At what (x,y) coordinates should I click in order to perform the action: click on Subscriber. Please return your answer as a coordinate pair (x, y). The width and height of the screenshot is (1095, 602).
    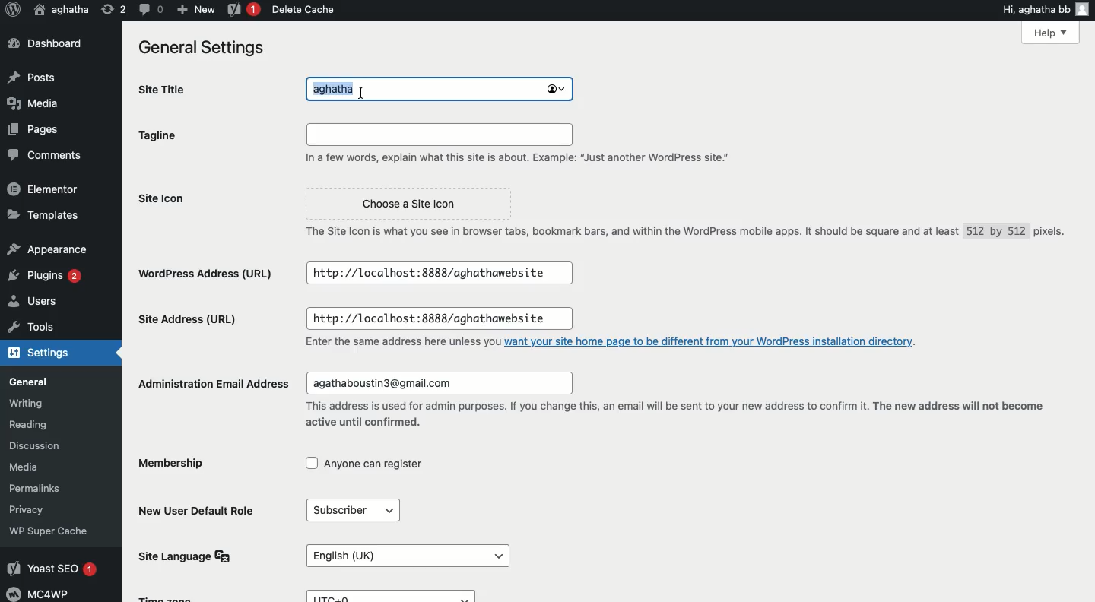
    Looking at the image, I should click on (355, 510).